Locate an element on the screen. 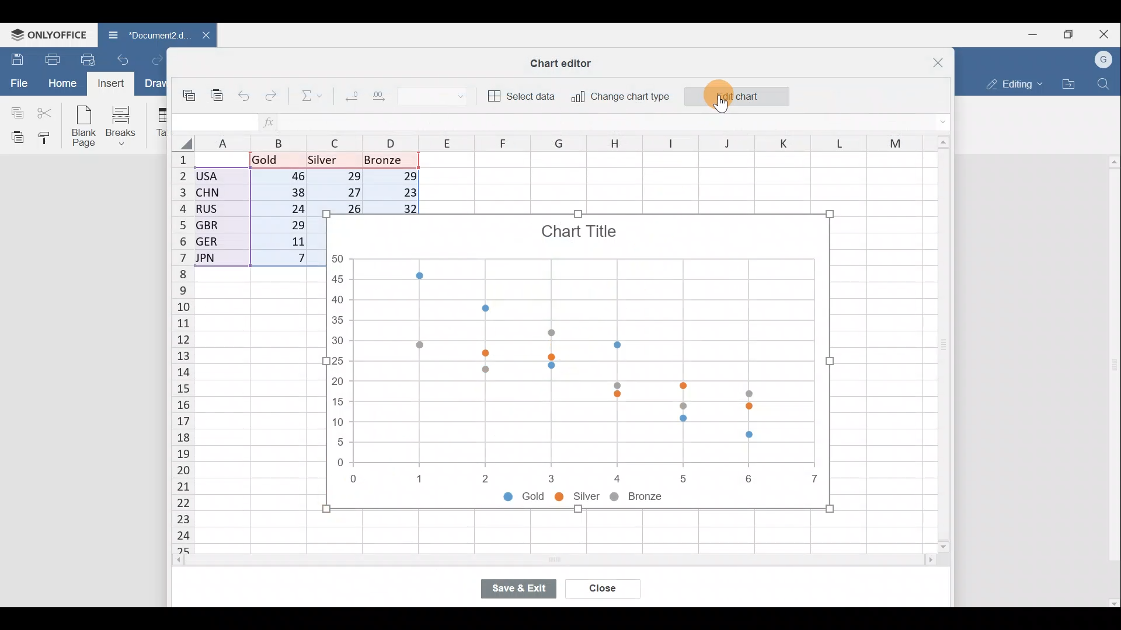 This screenshot has height=630, width=1121. Change chart type is located at coordinates (620, 97).